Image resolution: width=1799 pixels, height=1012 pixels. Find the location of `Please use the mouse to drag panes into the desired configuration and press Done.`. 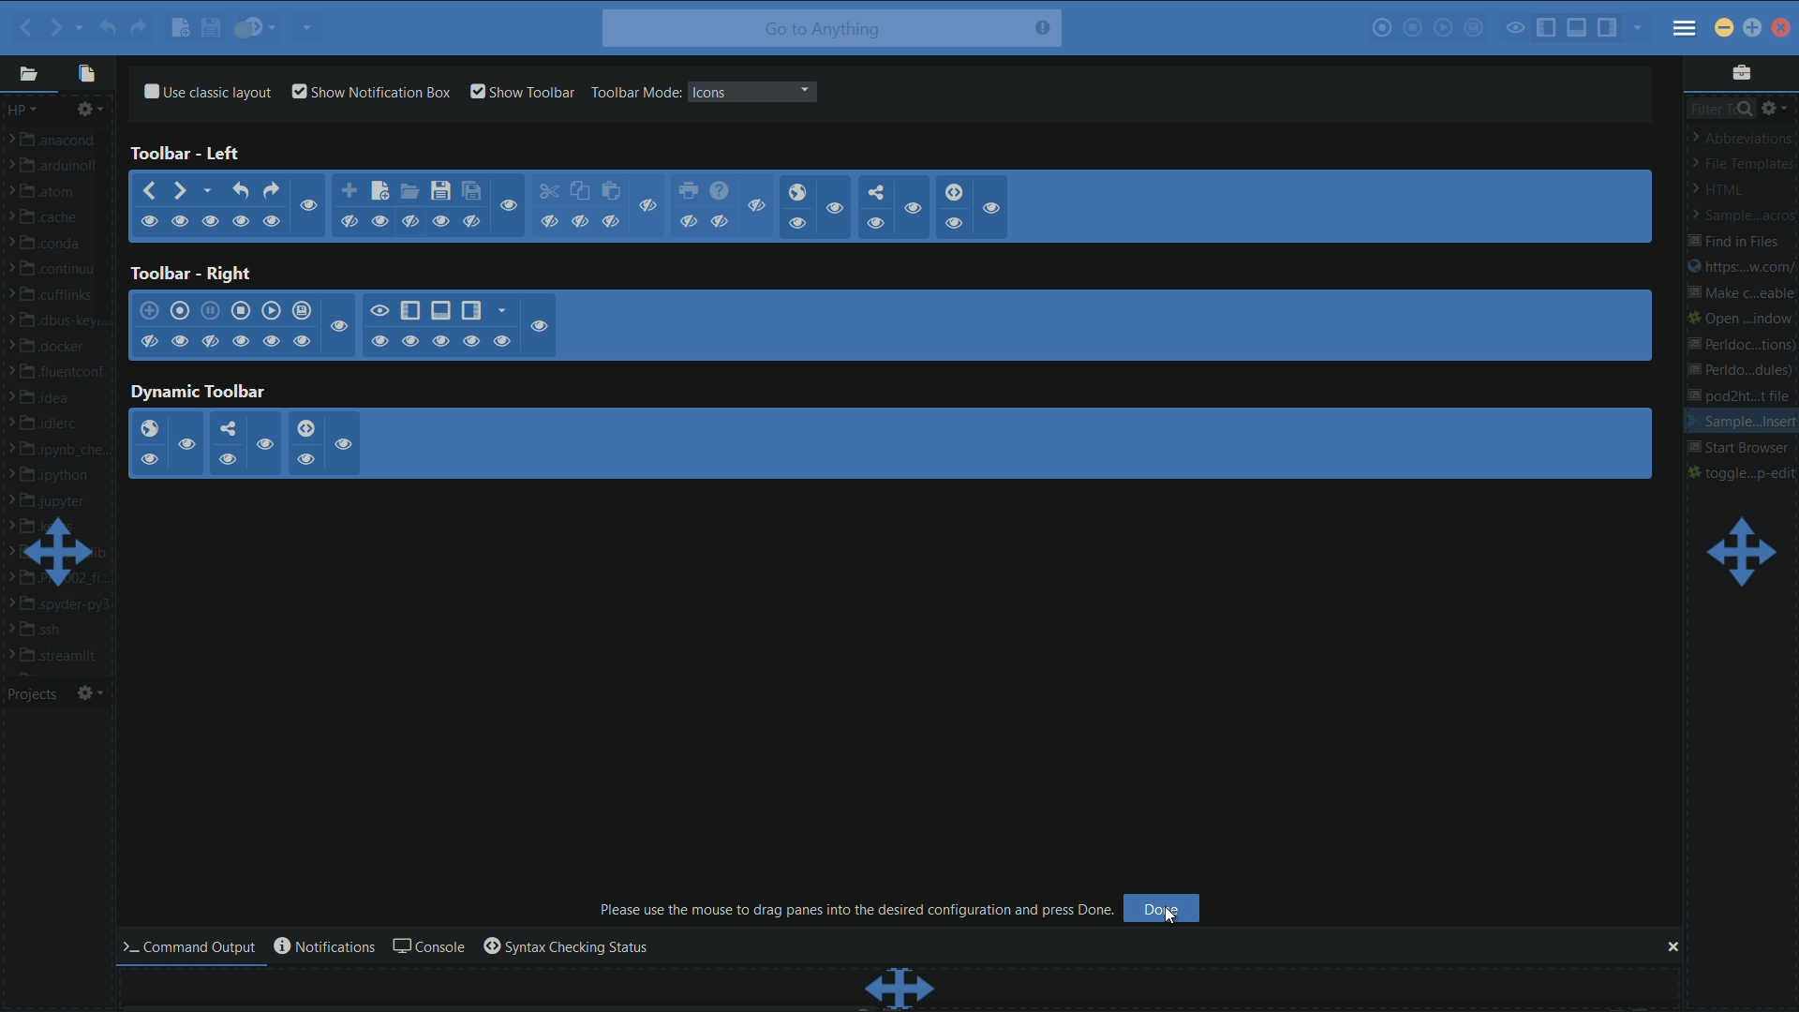

Please use the mouse to drag panes into the desired configuration and press Done. is located at coordinates (857, 909).